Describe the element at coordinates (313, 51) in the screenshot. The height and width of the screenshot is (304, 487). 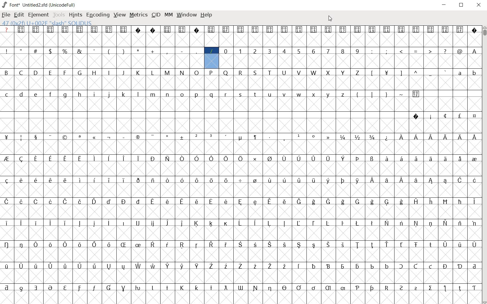
I see `glyph` at that location.